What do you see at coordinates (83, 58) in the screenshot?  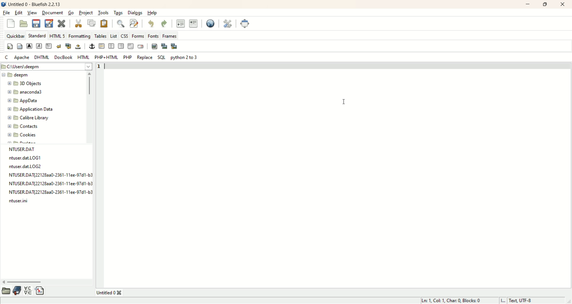 I see `HTML` at bounding box center [83, 58].